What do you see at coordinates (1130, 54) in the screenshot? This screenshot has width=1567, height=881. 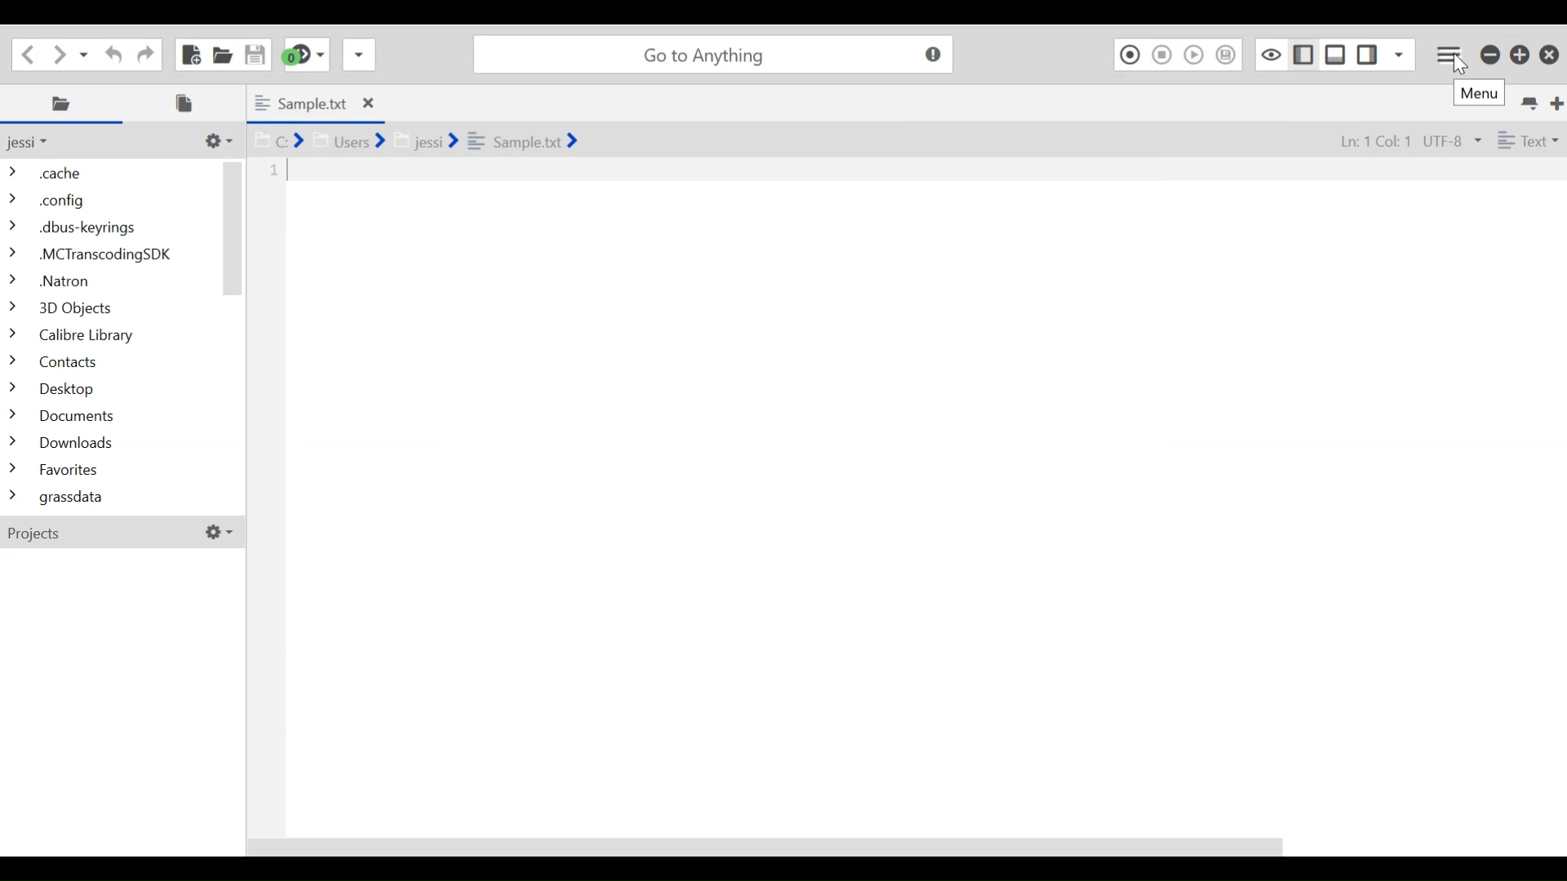 I see `Record Macro` at bounding box center [1130, 54].